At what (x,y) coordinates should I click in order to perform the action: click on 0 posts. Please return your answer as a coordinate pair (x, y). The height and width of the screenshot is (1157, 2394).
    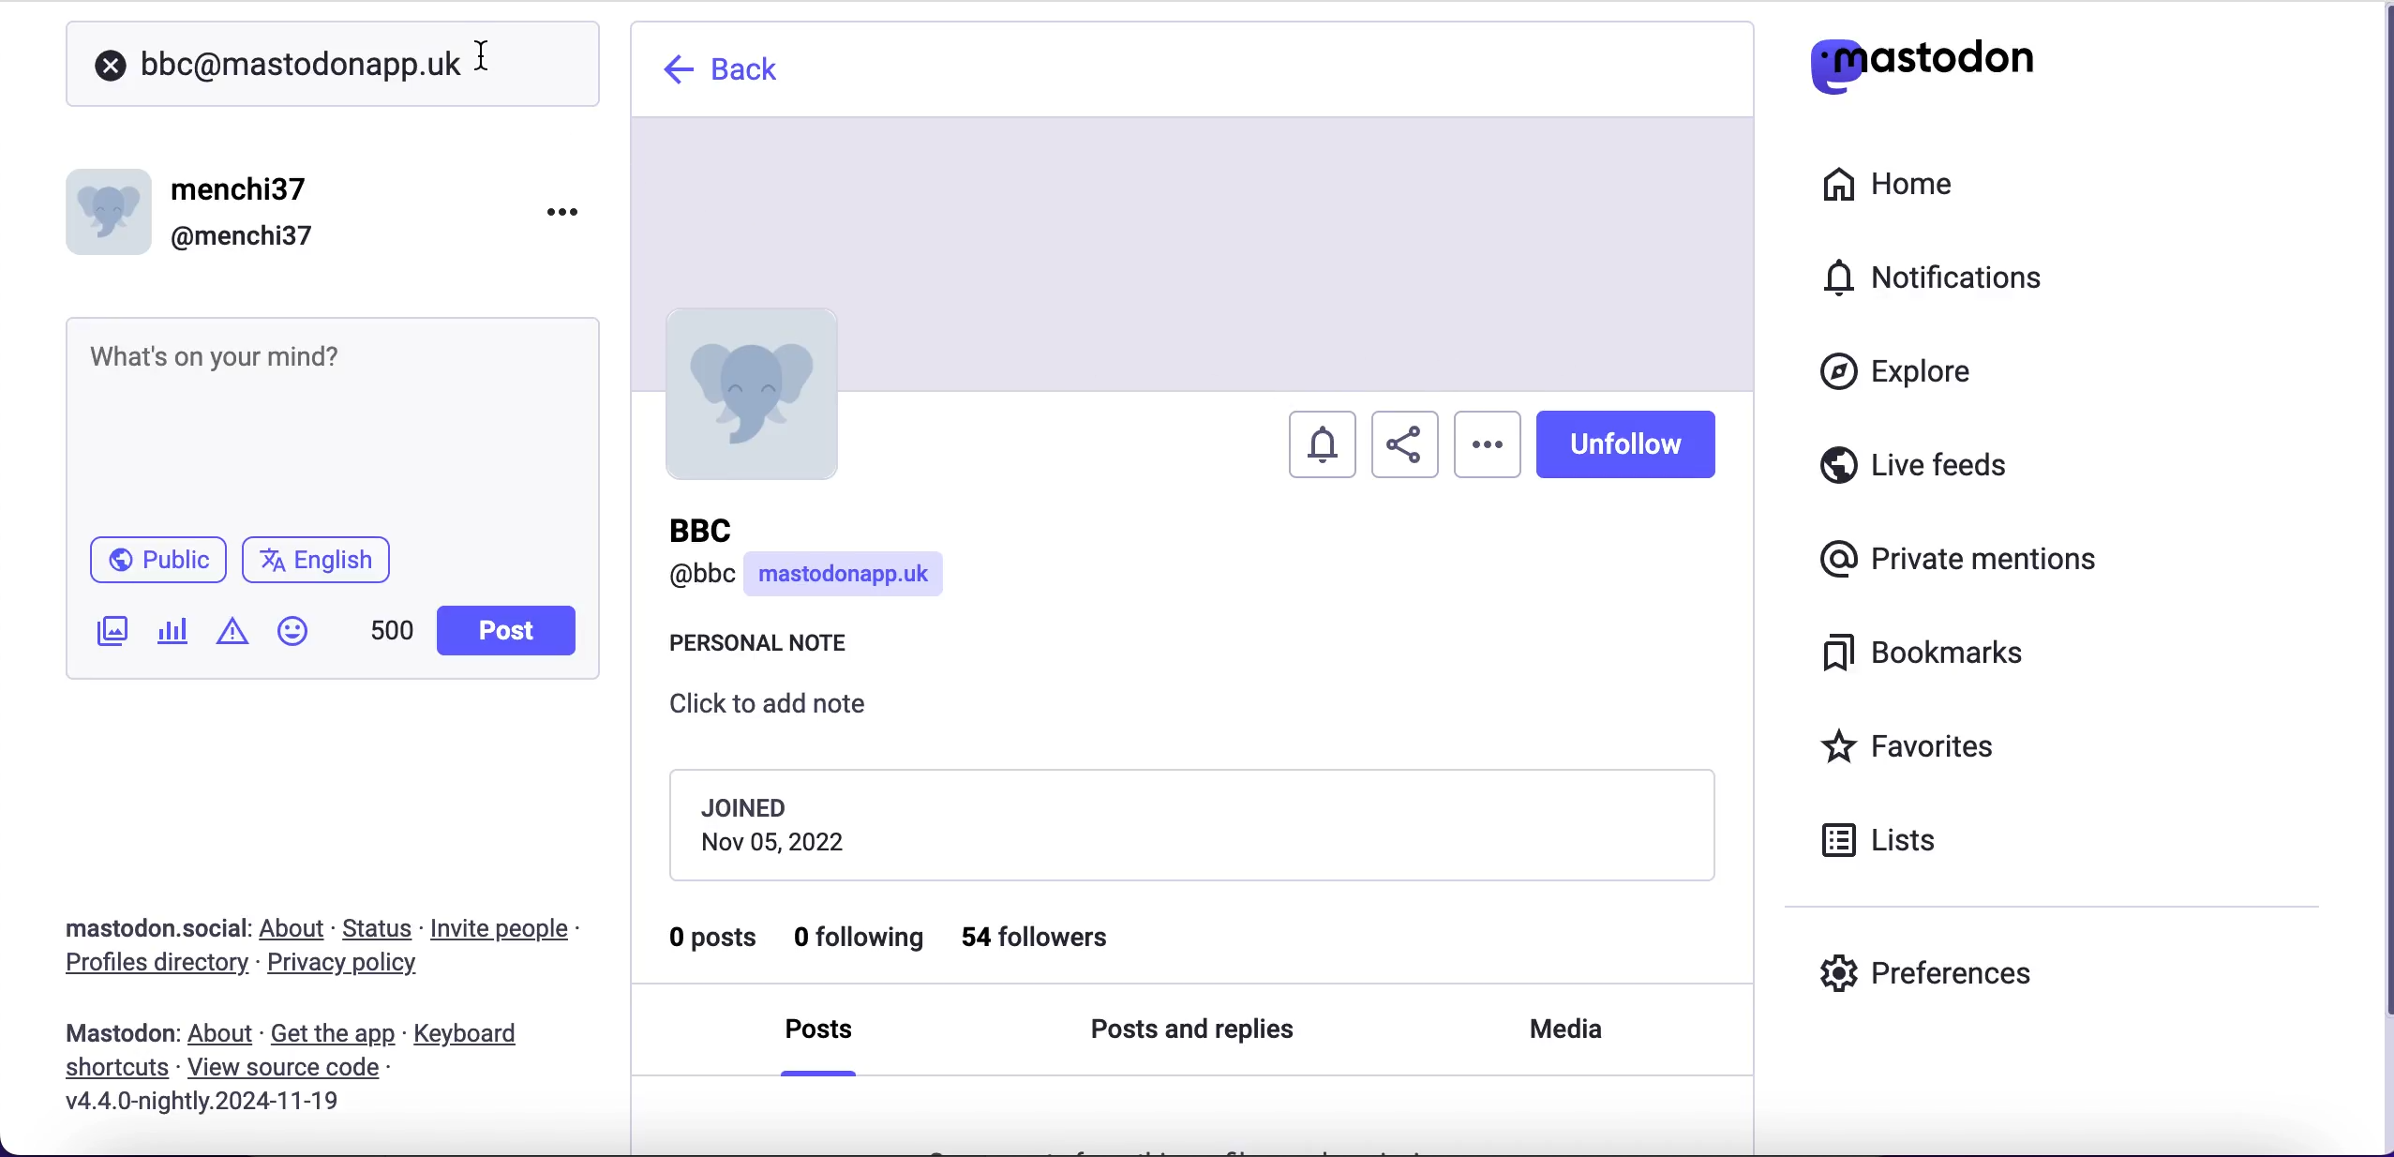
    Looking at the image, I should click on (715, 944).